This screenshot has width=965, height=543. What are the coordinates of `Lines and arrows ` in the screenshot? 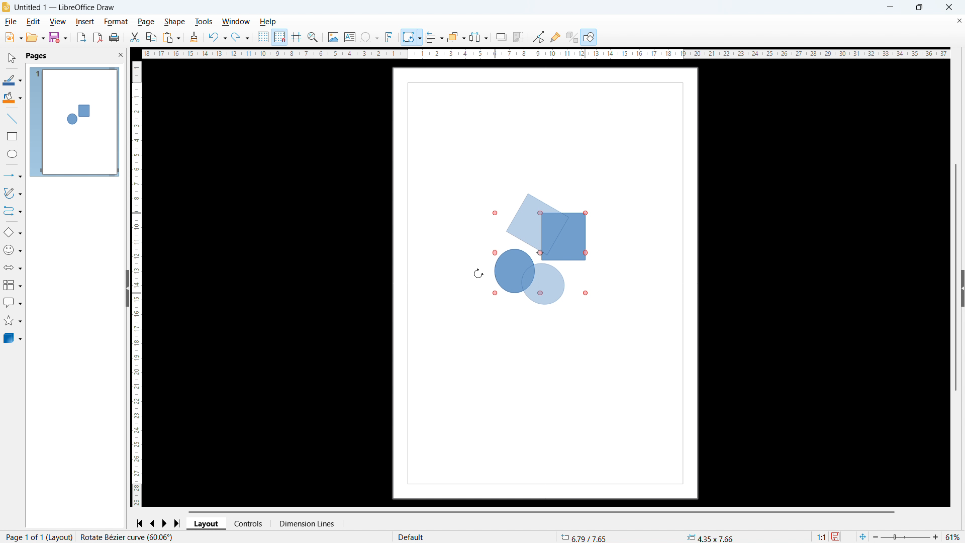 It's located at (15, 176).